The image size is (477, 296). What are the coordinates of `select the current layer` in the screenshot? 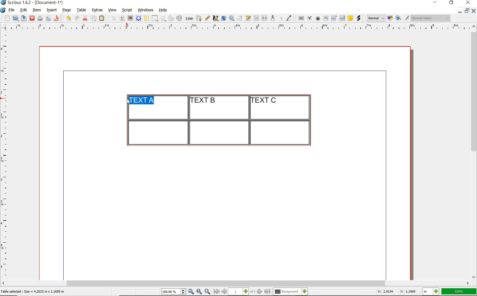 It's located at (290, 292).